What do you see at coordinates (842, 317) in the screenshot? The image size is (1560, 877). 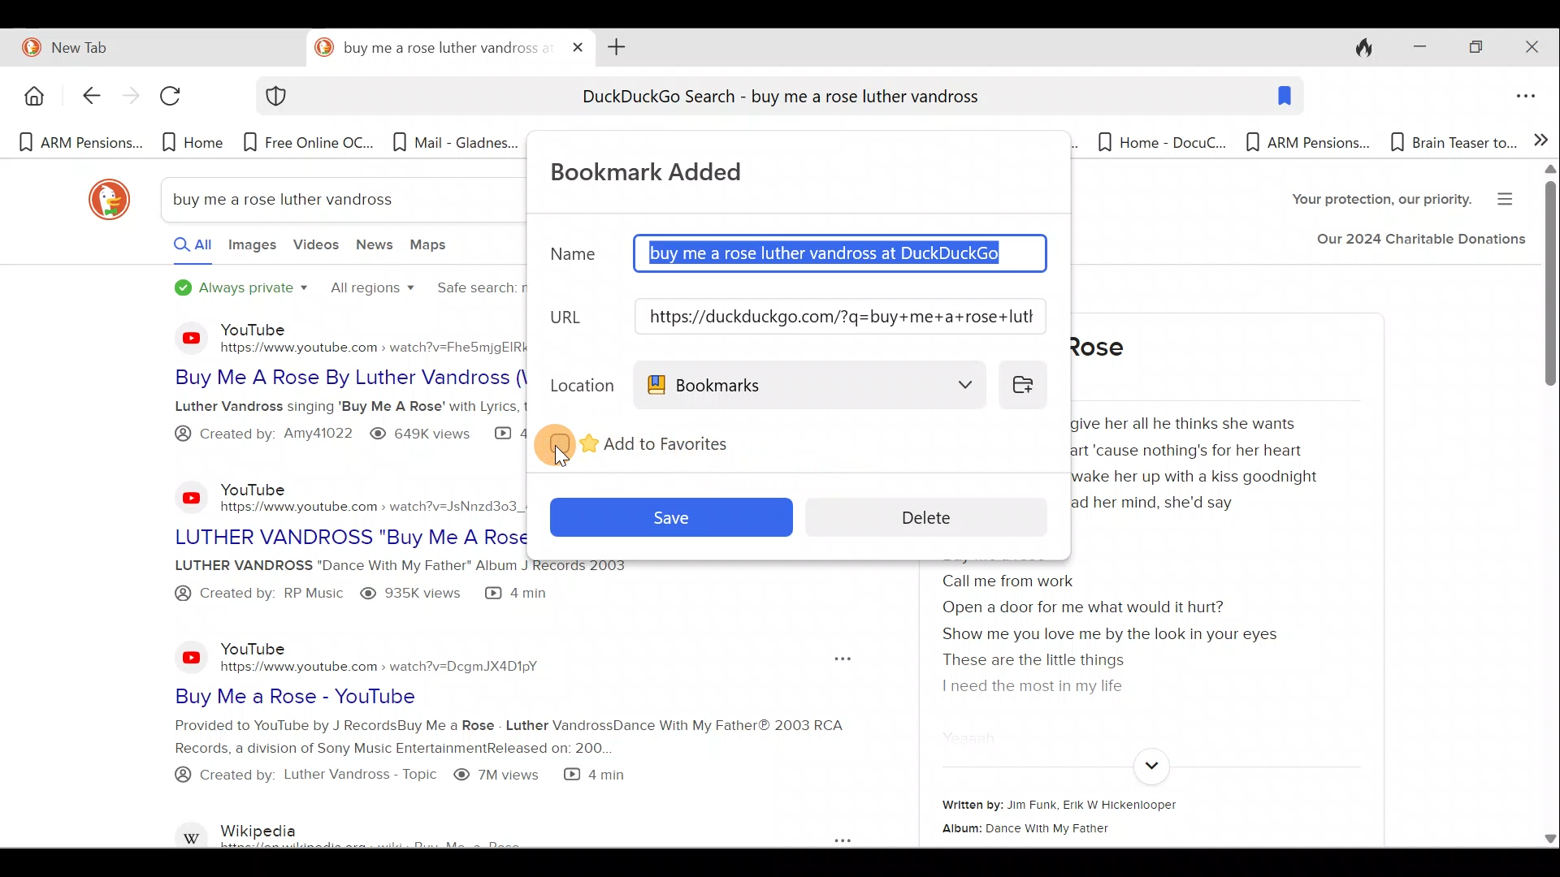 I see `https://duckduckgo.com/?q=buy+me+a+rose+lutt` at bounding box center [842, 317].